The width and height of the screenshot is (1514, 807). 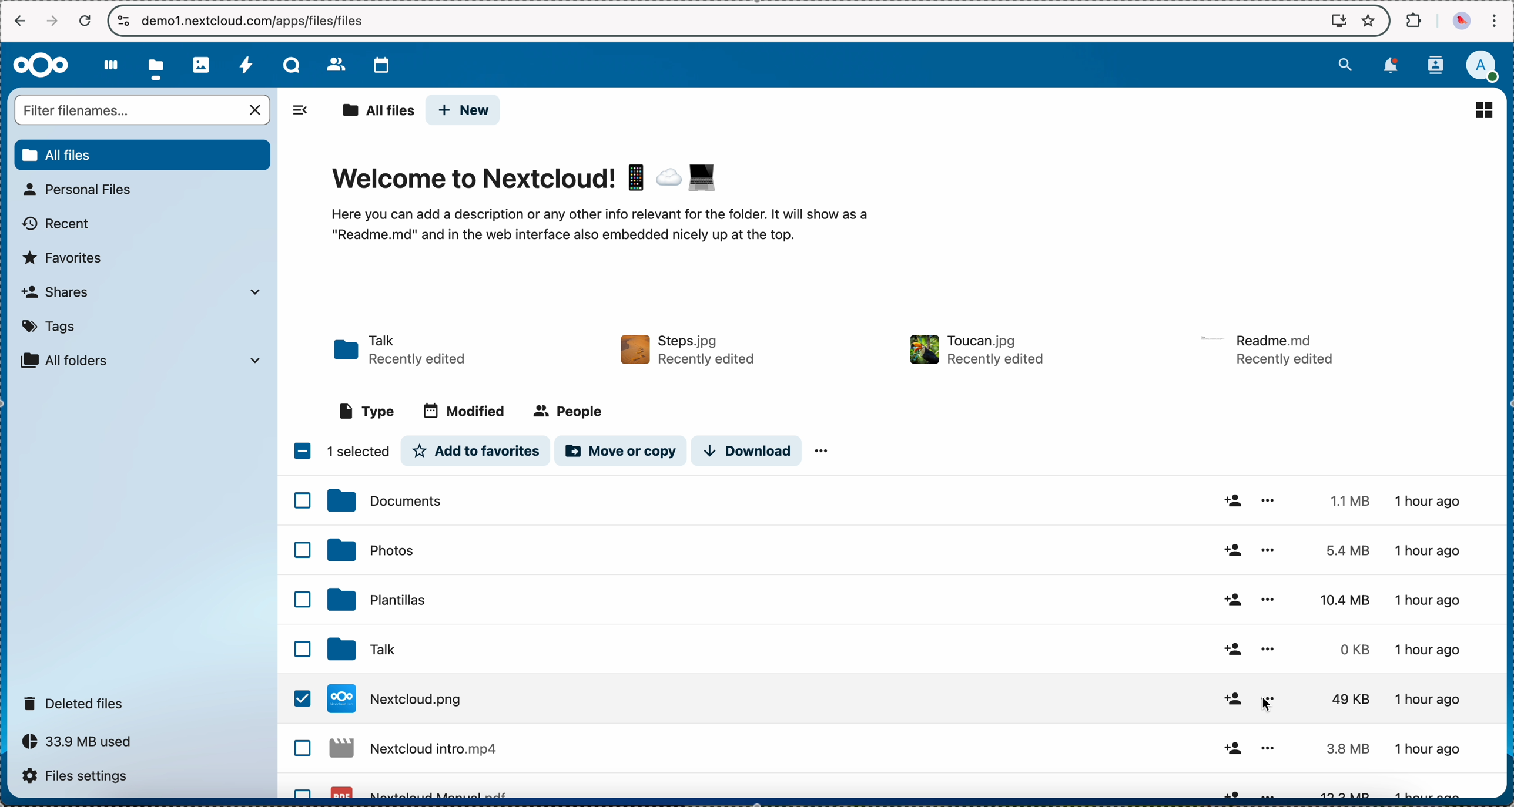 What do you see at coordinates (1486, 110) in the screenshot?
I see `list view` at bounding box center [1486, 110].